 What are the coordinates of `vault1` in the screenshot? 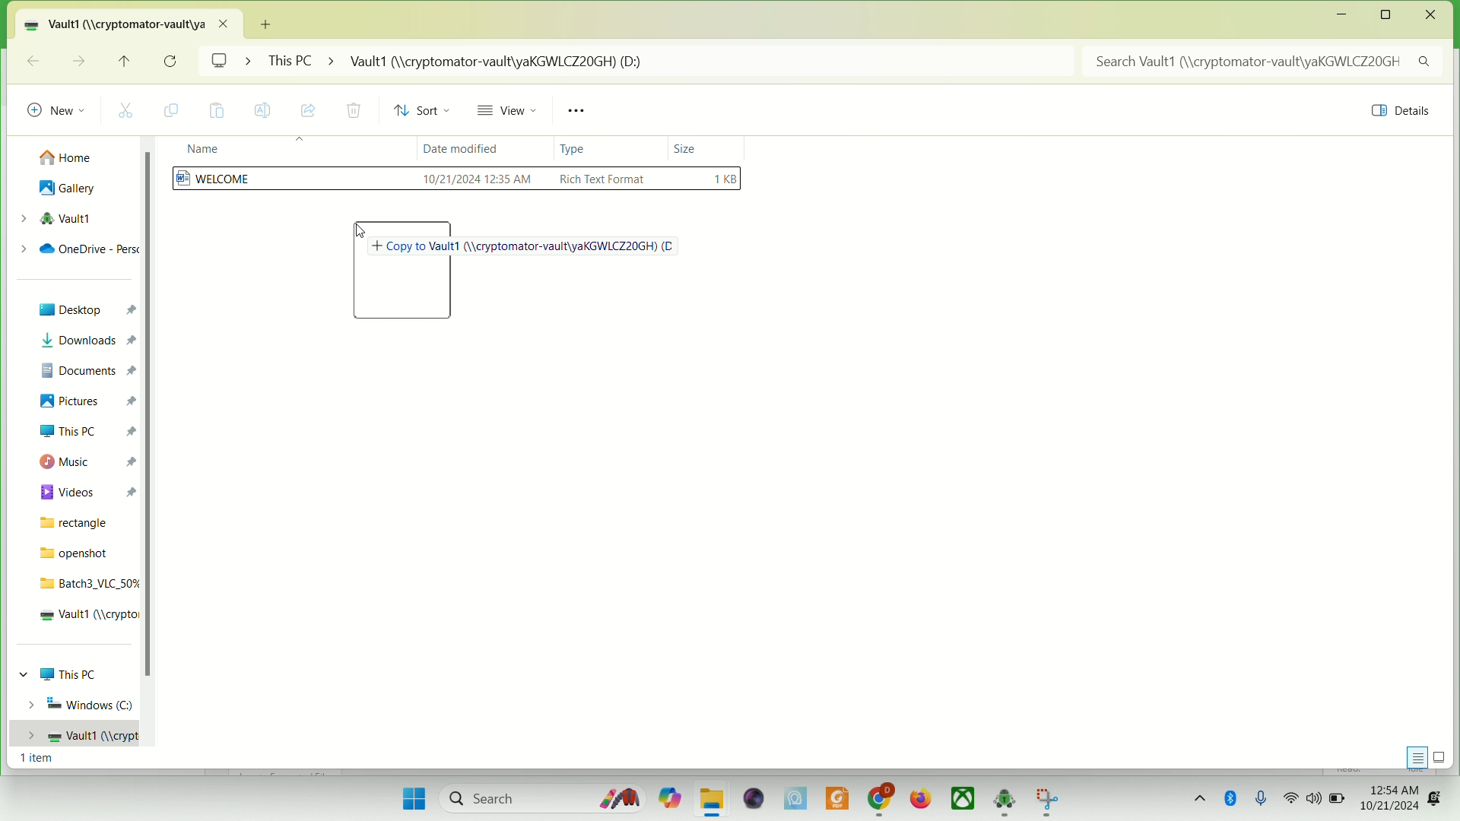 It's located at (72, 735).